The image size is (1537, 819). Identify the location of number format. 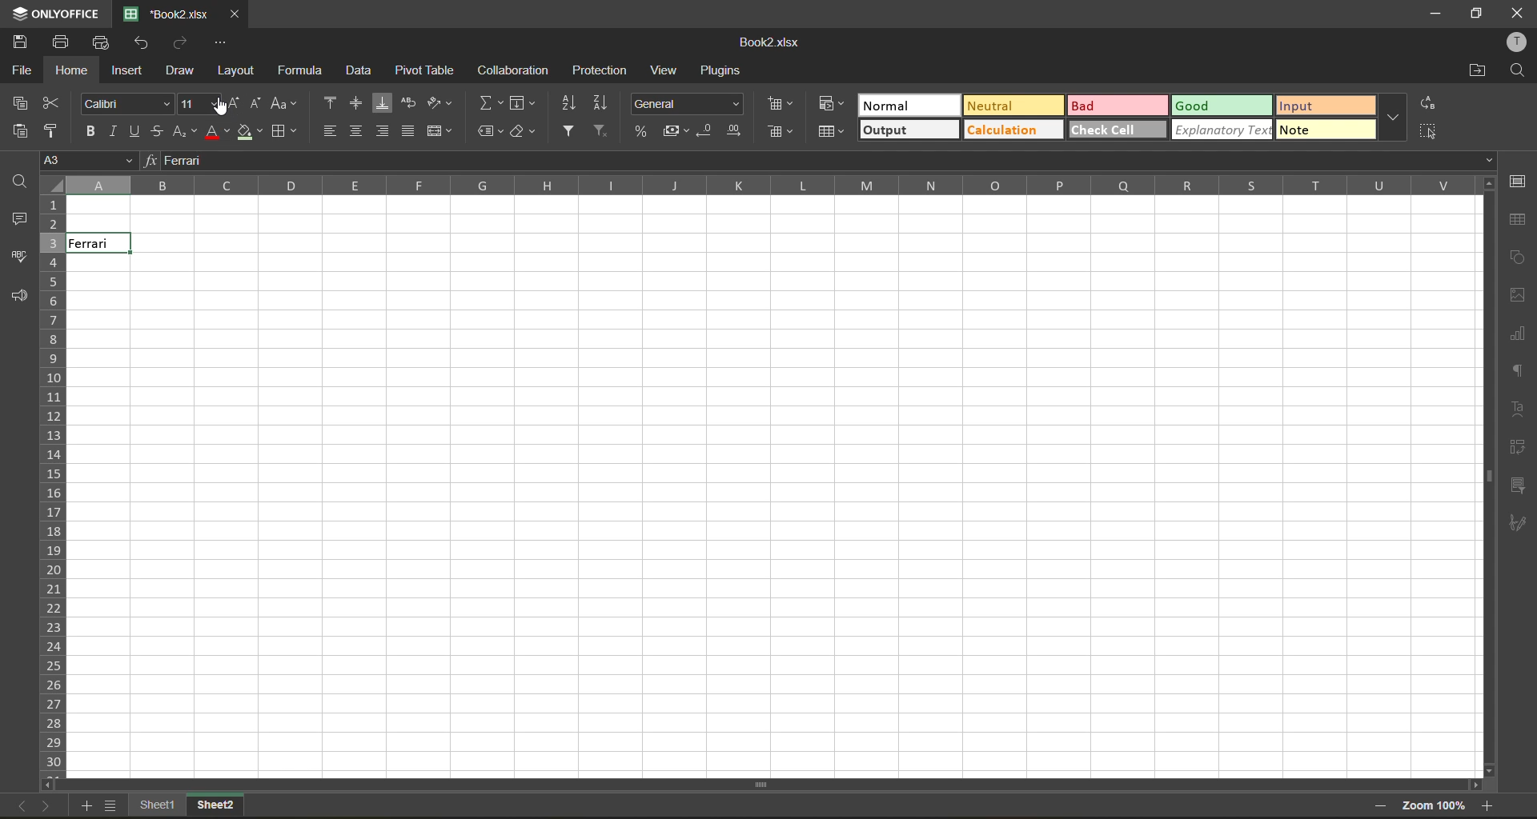
(688, 104).